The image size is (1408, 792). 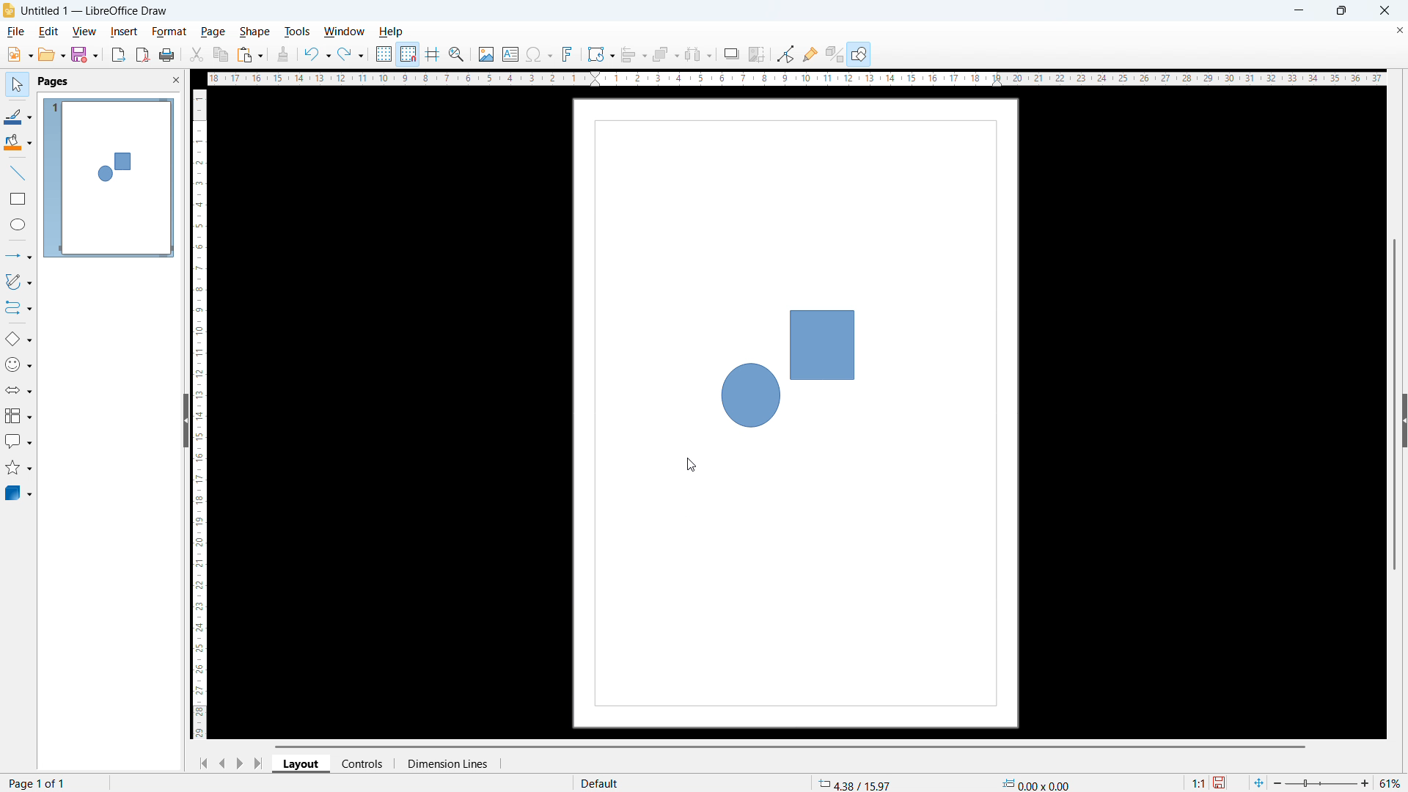 What do you see at coordinates (787, 55) in the screenshot?
I see `` at bounding box center [787, 55].